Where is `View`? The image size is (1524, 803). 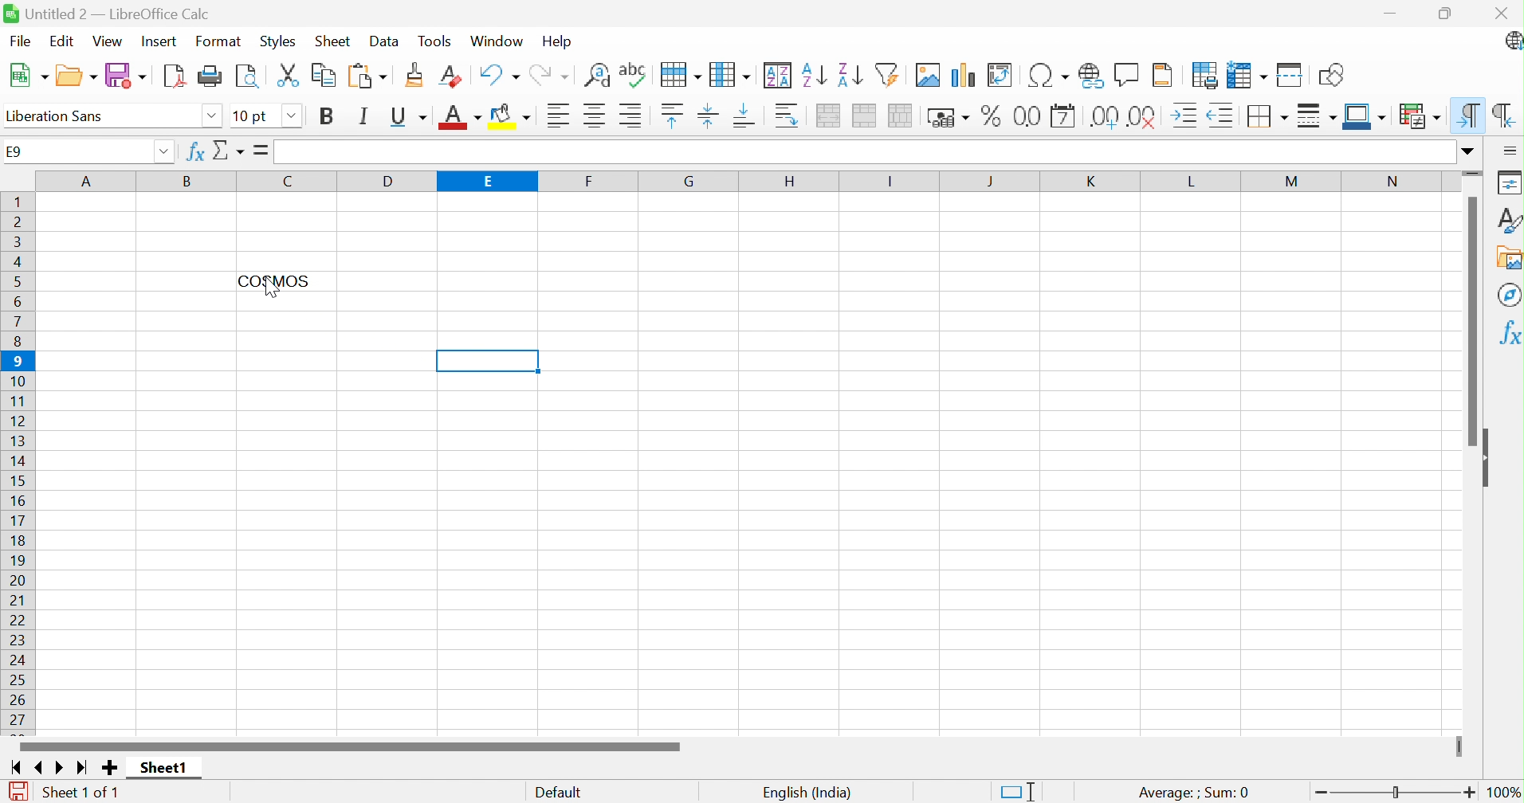 View is located at coordinates (108, 41).